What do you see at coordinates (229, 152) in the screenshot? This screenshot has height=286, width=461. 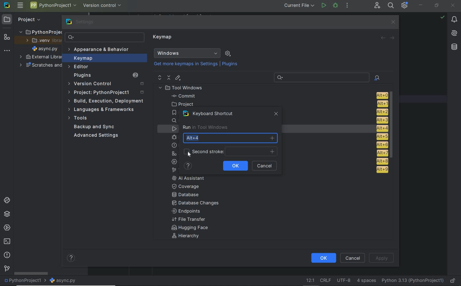 I see `second stroke` at bounding box center [229, 152].